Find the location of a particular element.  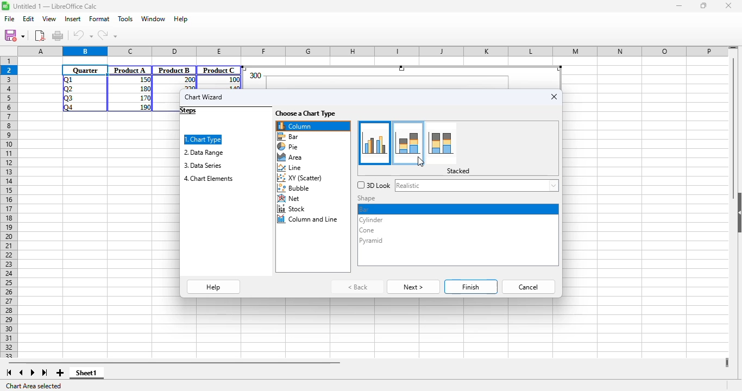

bar is located at coordinates (288, 136).